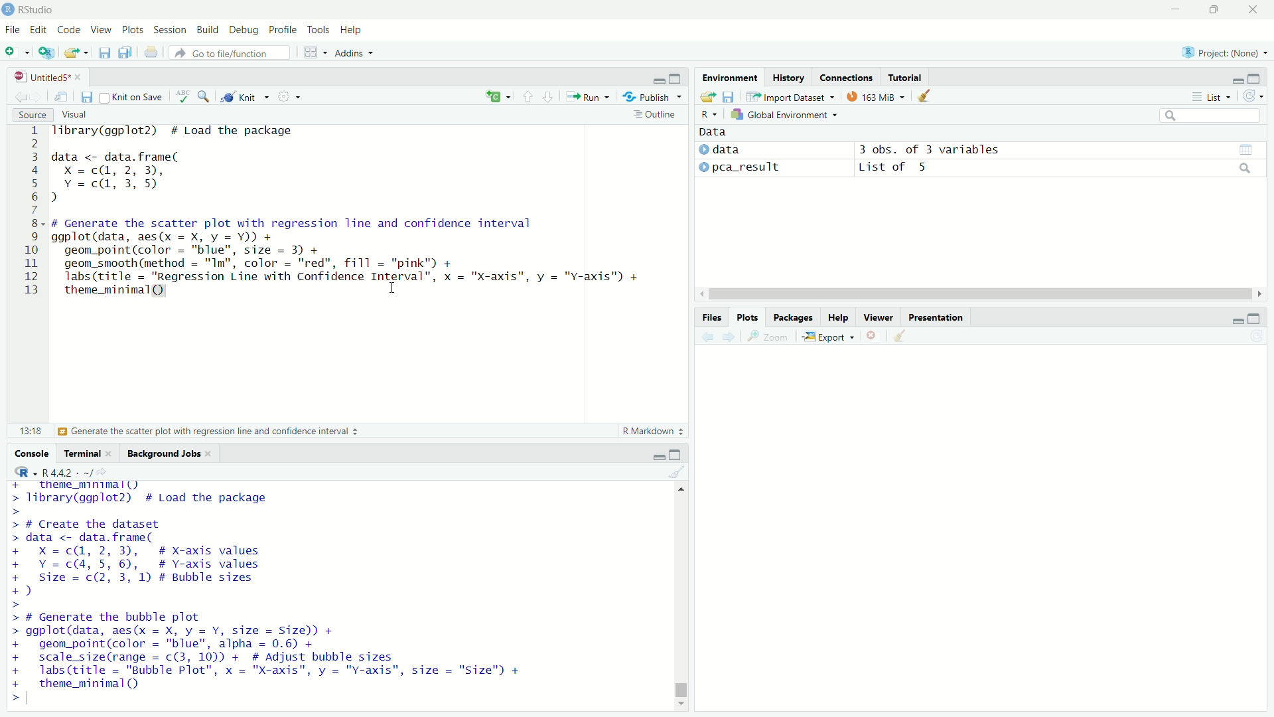 Image resolution: width=1274 pixels, height=717 pixels. Describe the element at coordinates (652, 431) in the screenshot. I see `R Markdown` at that location.